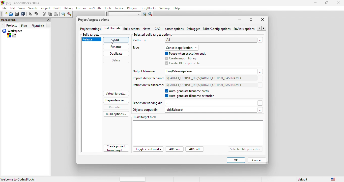  I want to click on ok, so click(235, 160).